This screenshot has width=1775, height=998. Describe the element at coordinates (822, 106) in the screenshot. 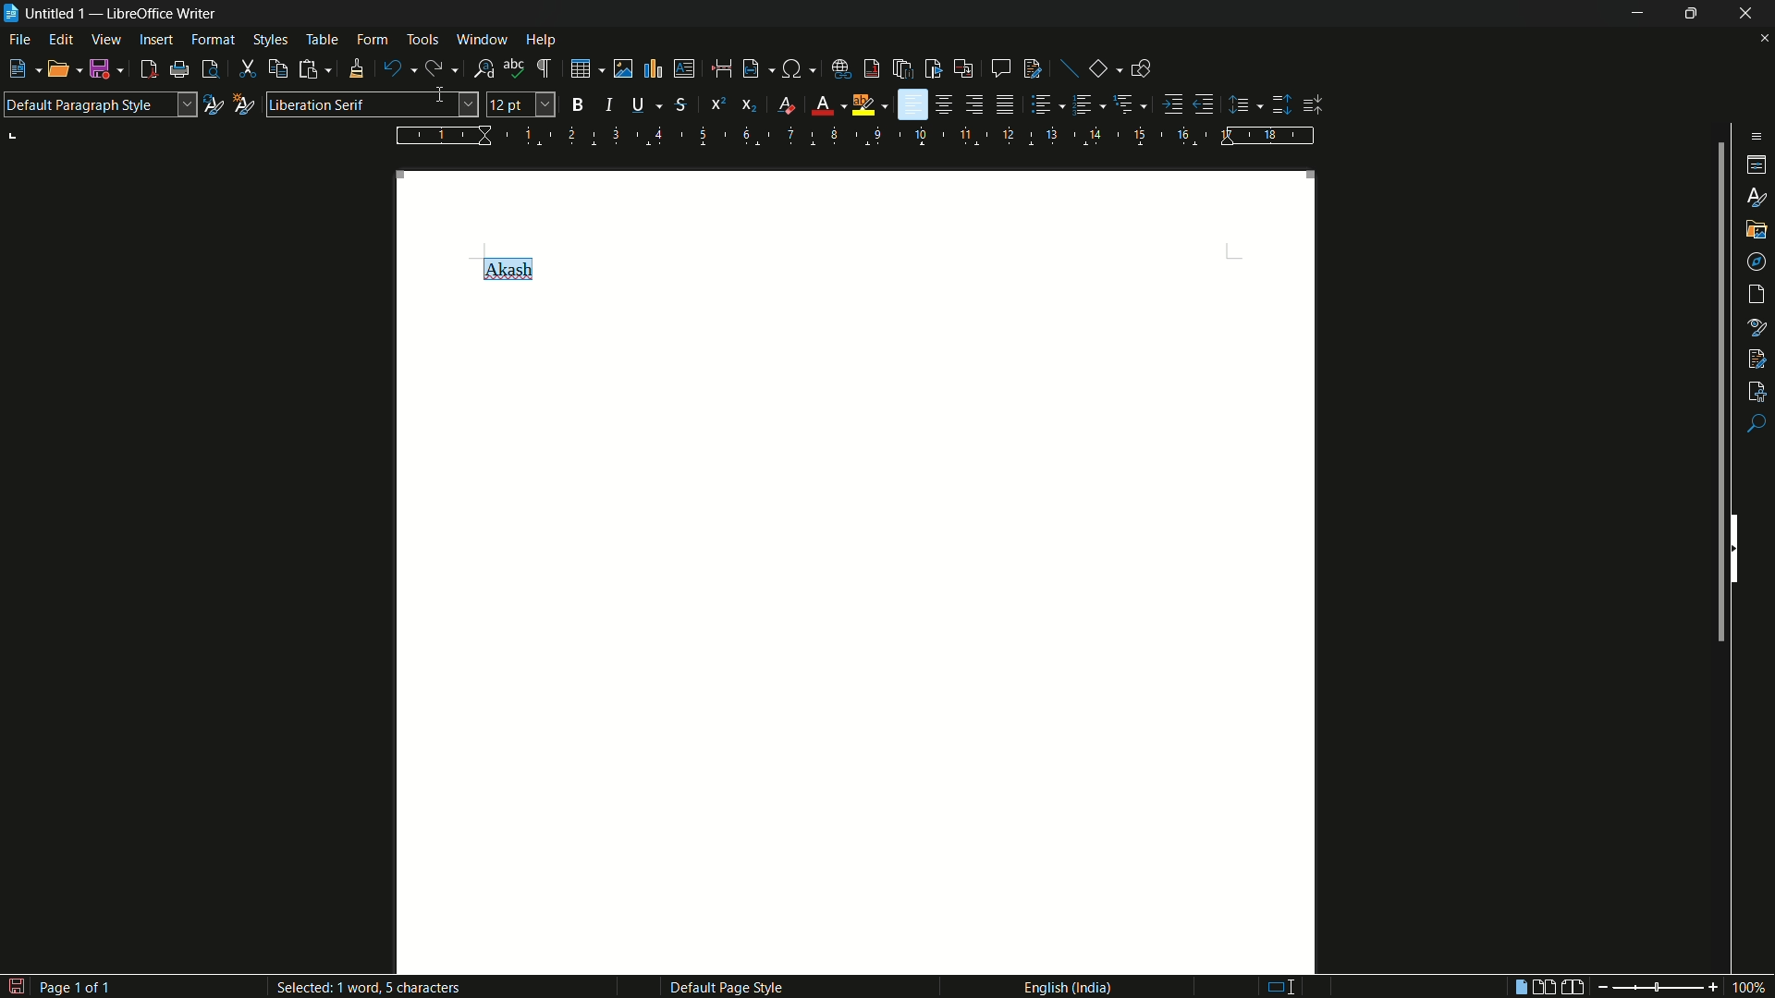

I see `font color` at that location.